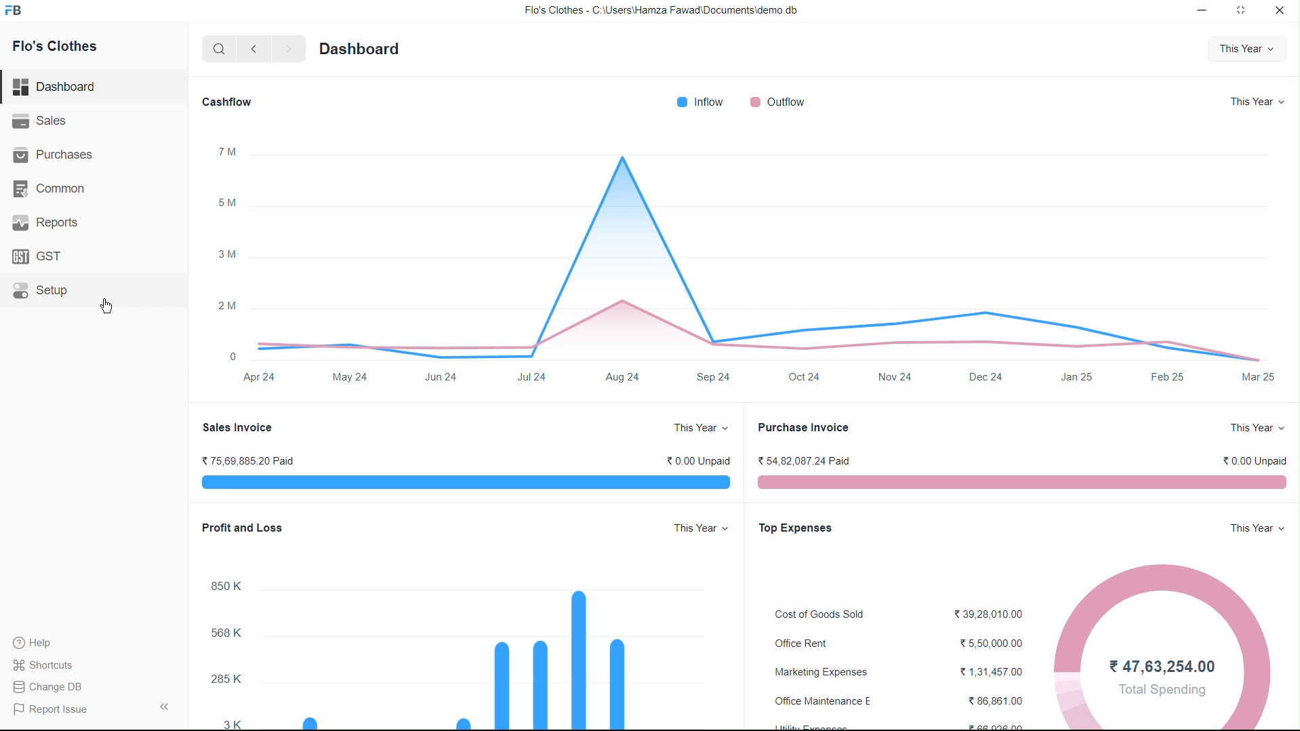  I want to click on Minimize, so click(1199, 11).